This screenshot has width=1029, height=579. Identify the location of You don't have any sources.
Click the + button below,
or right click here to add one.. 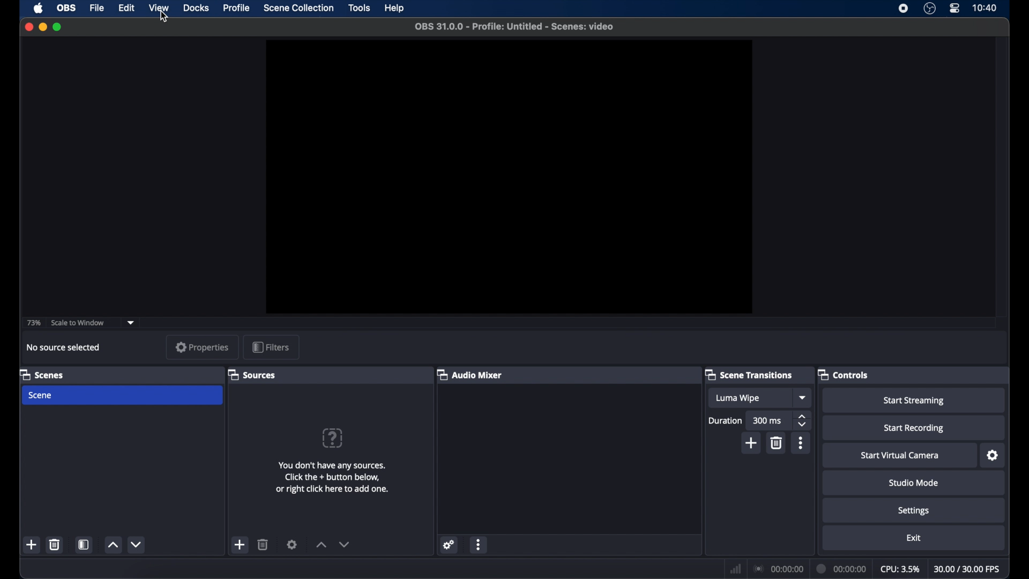
(336, 479).